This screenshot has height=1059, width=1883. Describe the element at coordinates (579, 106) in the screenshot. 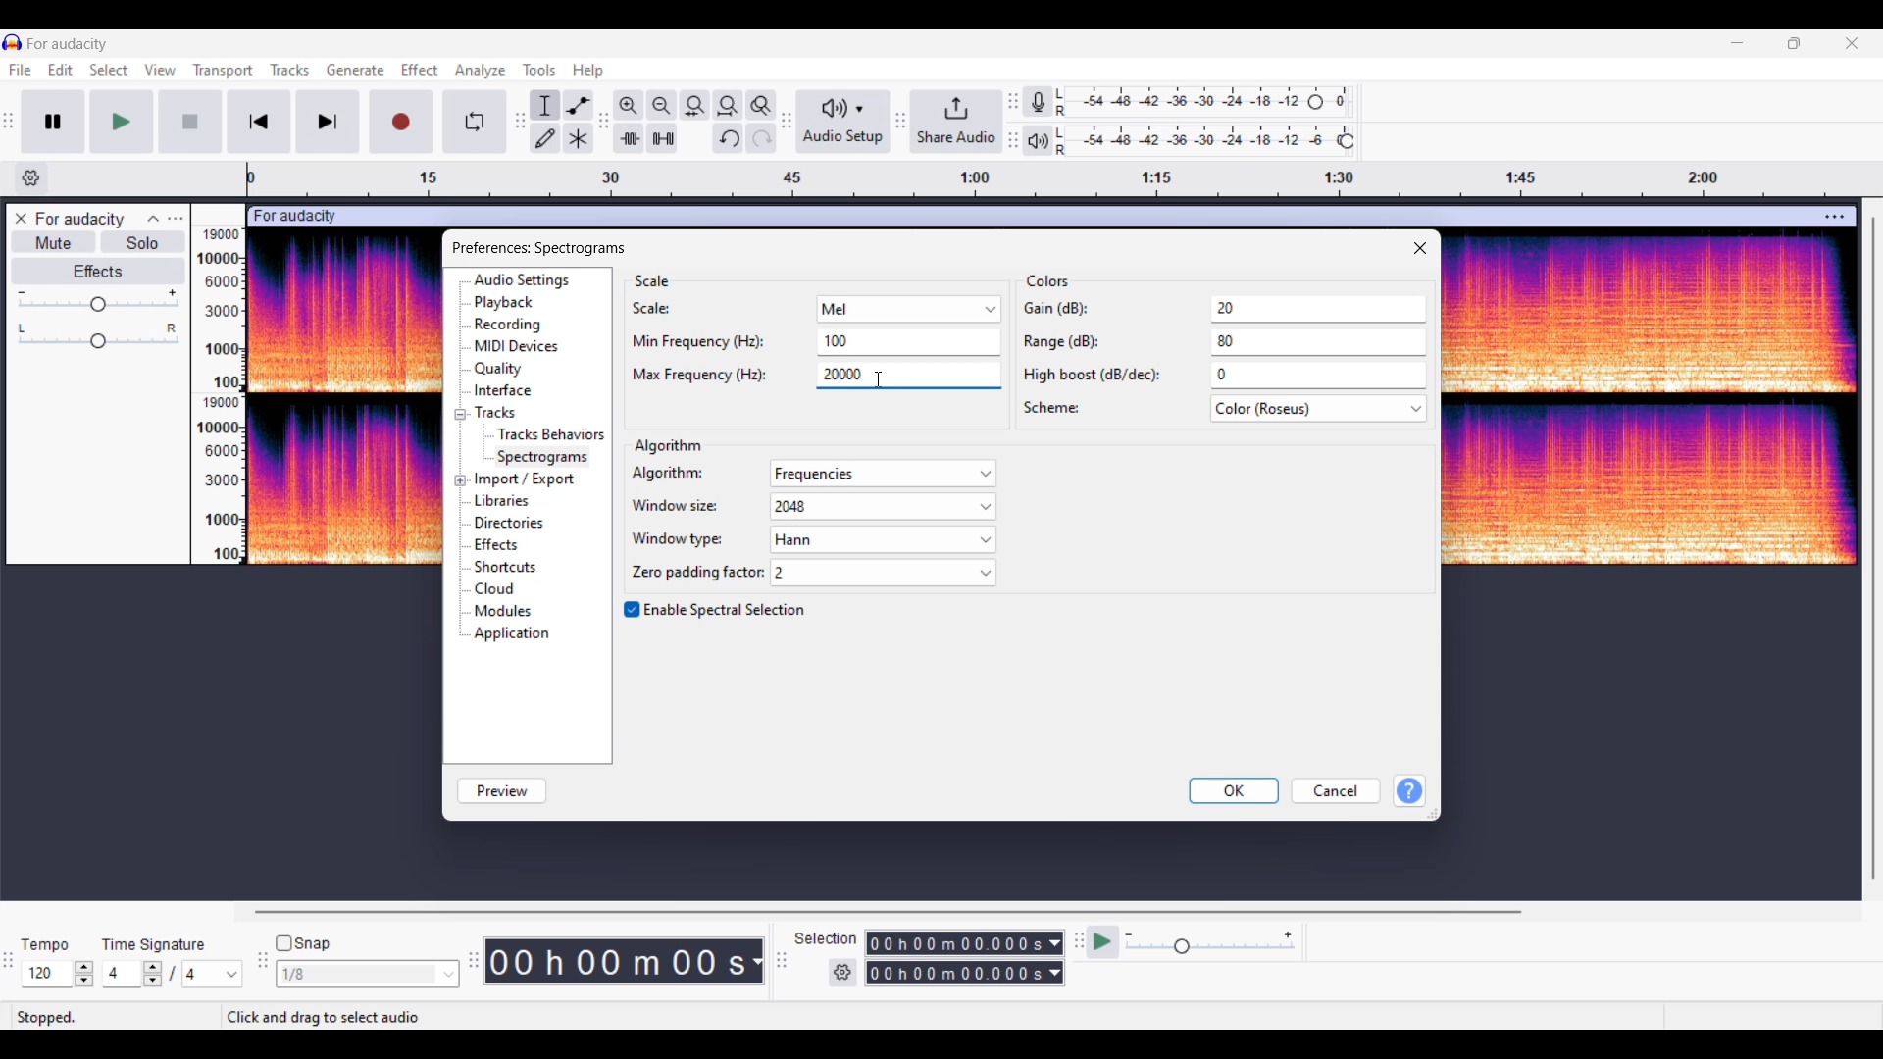

I see `Envelop tool` at that location.